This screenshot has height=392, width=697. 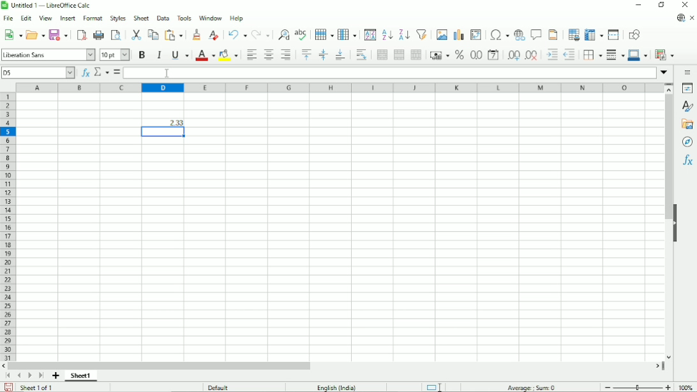 I want to click on Spell check, so click(x=301, y=33).